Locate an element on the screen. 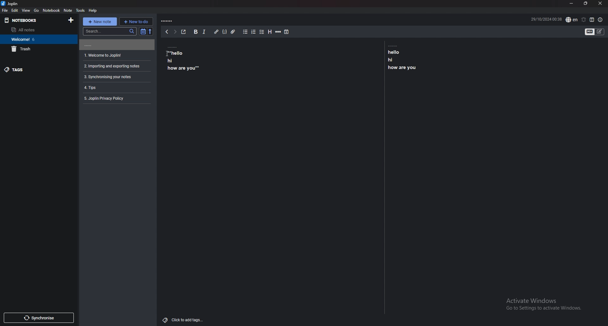 This screenshot has width=608, height=326. add attachment is located at coordinates (233, 32).